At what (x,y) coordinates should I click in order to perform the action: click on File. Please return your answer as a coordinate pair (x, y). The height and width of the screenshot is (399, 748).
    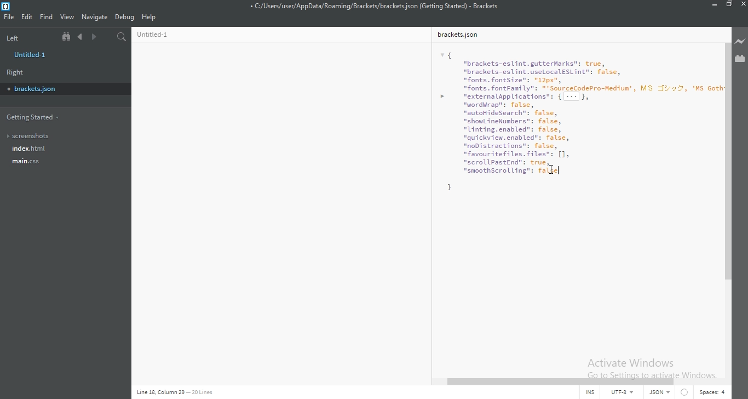
    Looking at the image, I should click on (9, 17).